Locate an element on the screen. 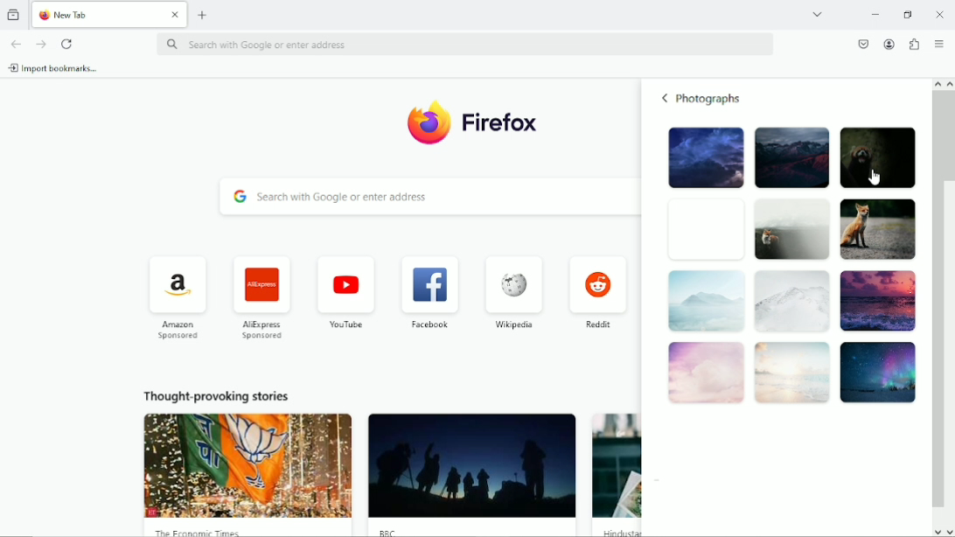 The width and height of the screenshot is (955, 537). Photographs is located at coordinates (711, 99).